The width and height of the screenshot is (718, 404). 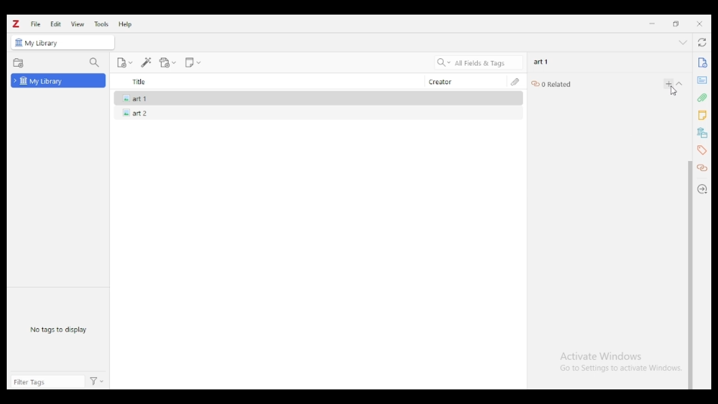 What do you see at coordinates (58, 80) in the screenshot?
I see `my library` at bounding box center [58, 80].